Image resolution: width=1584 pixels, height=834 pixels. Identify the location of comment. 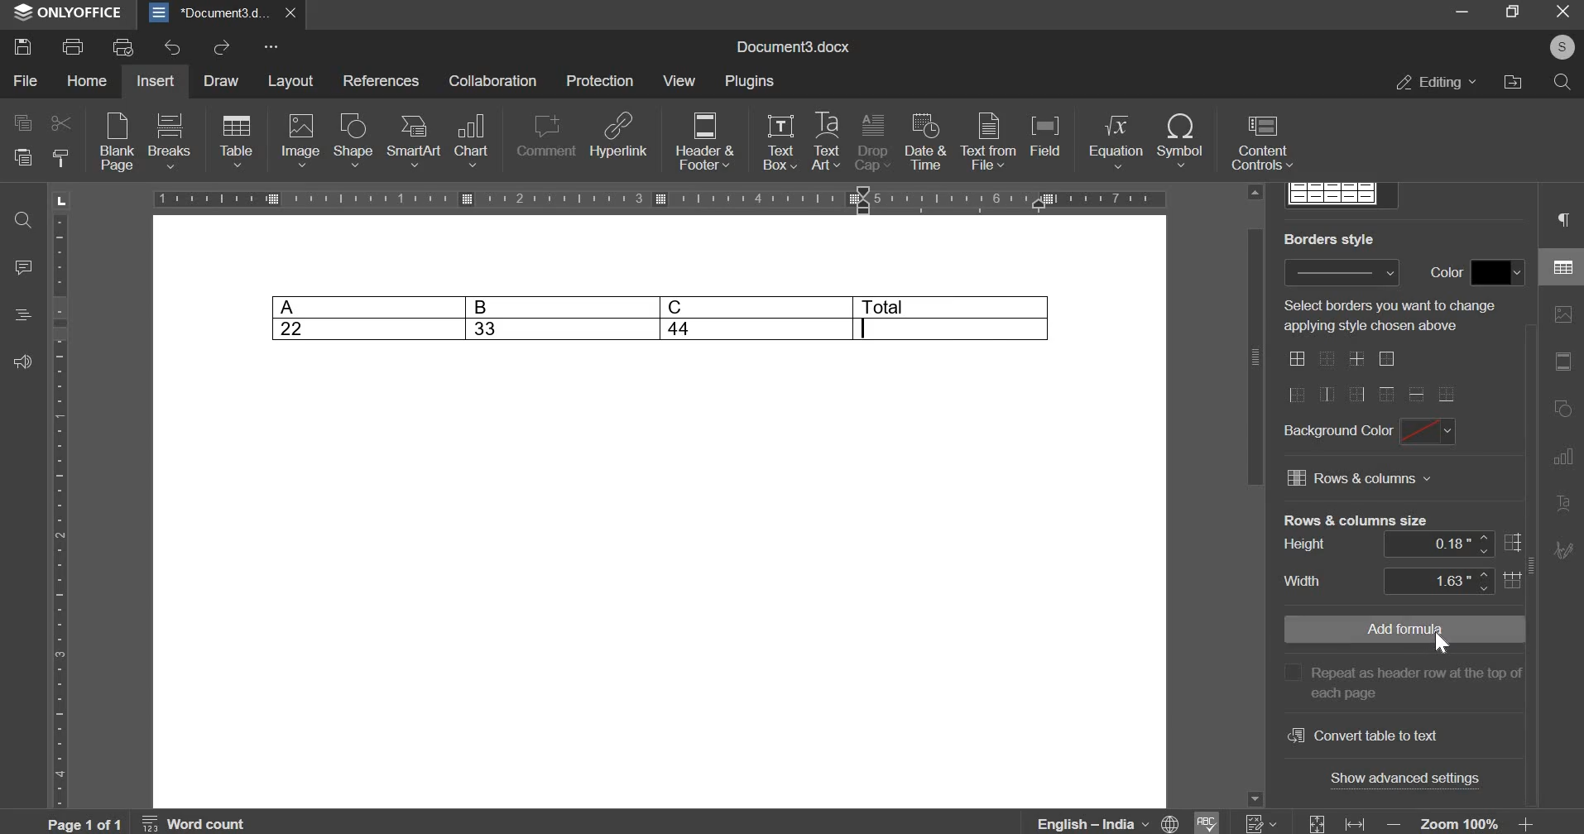
(543, 136).